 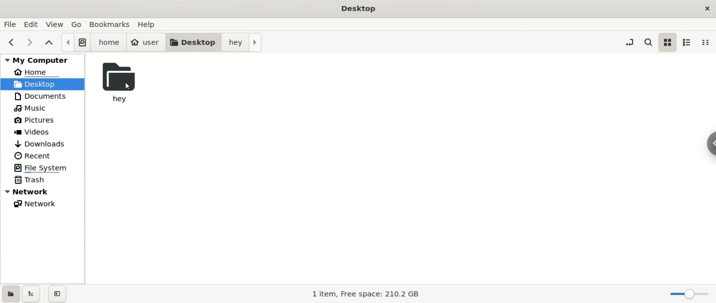 I want to click on hey, so click(x=241, y=43).